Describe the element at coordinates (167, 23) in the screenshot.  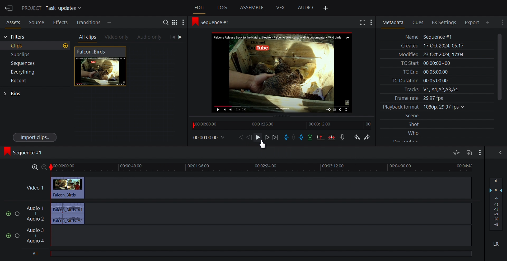
I see `Search` at that location.